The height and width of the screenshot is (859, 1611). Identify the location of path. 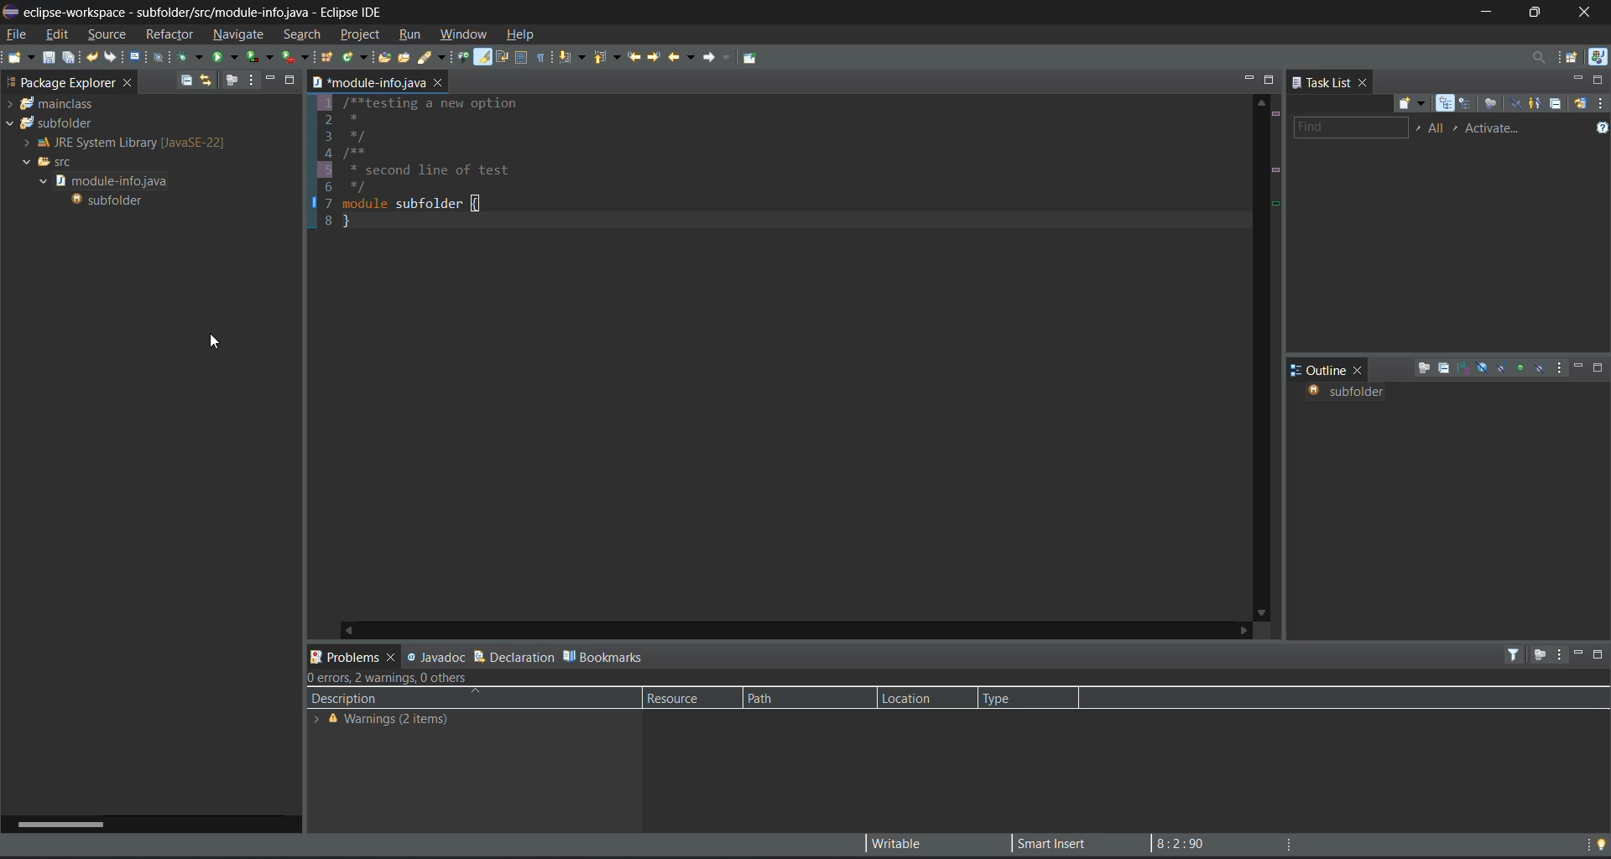
(784, 698).